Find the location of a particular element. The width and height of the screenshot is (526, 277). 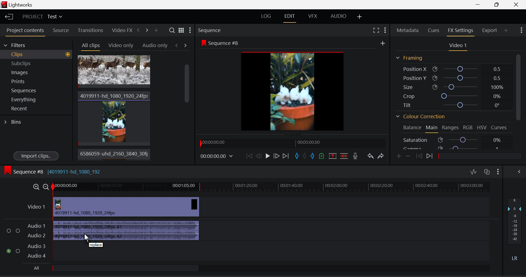

EDIT Layout is located at coordinates (290, 17).